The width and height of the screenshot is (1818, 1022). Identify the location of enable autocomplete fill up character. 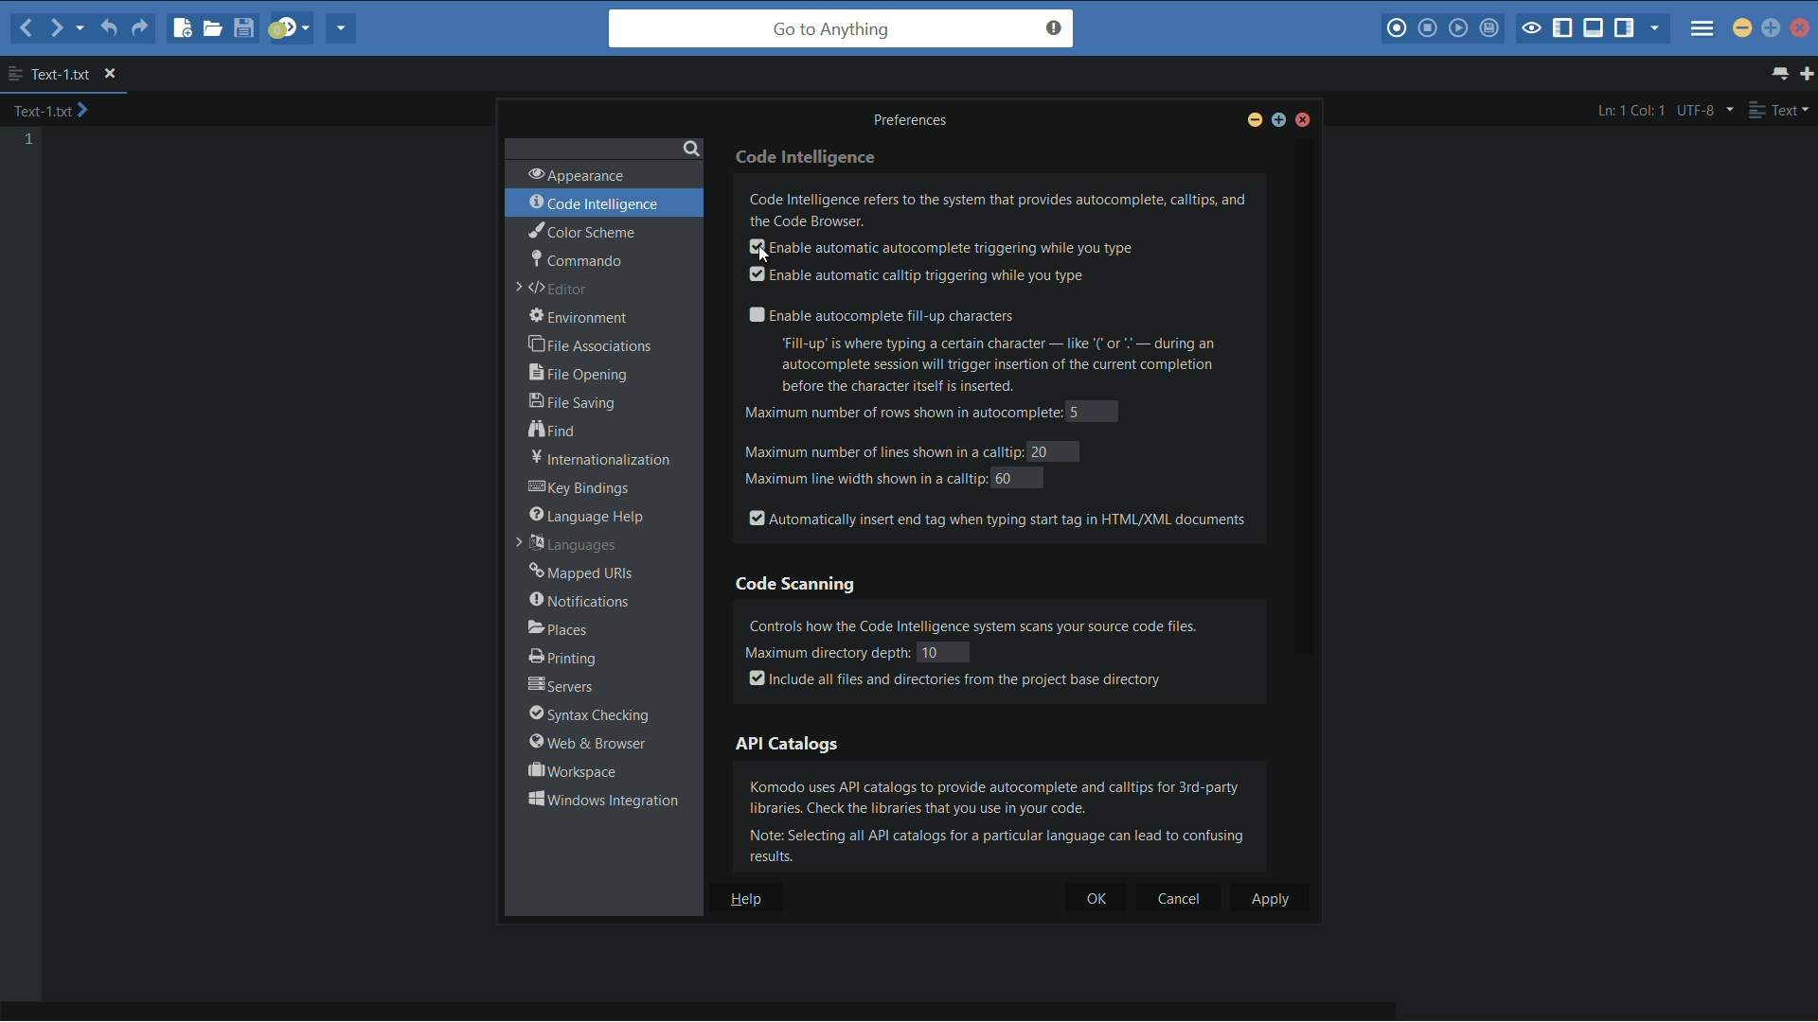
(879, 315).